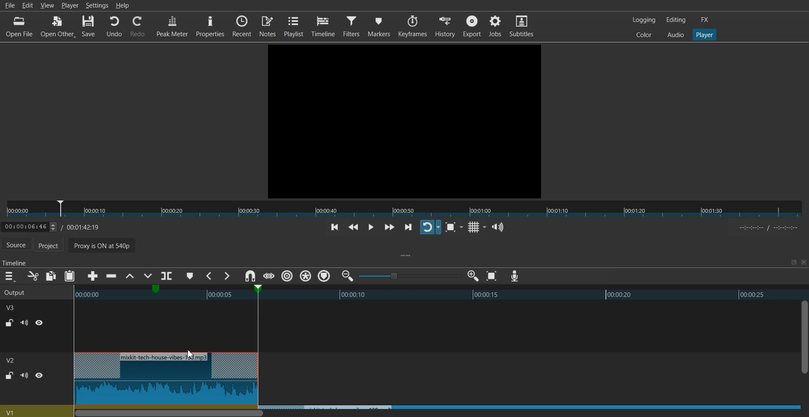 Image resolution: width=809 pixels, height=417 pixels. What do you see at coordinates (306, 276) in the screenshot?
I see `Ripple all markers` at bounding box center [306, 276].